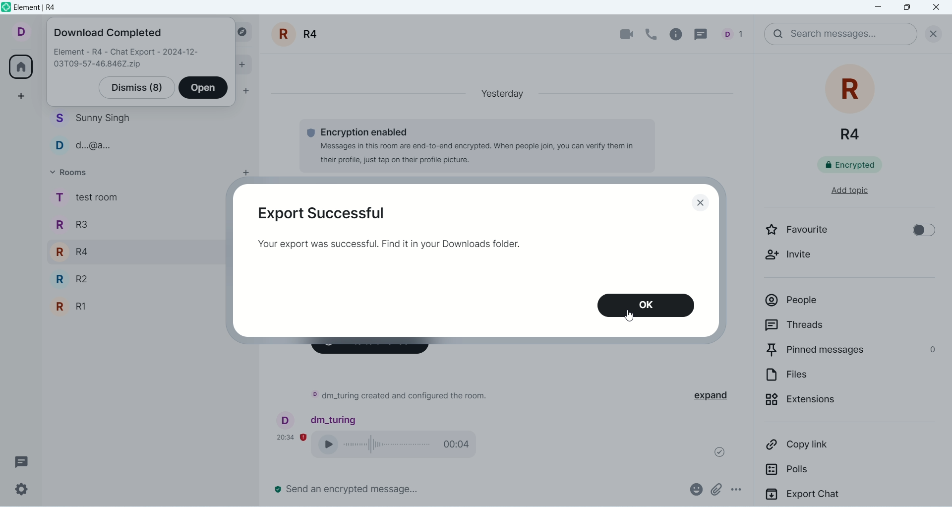  I want to click on toggle button, so click(919, 232).